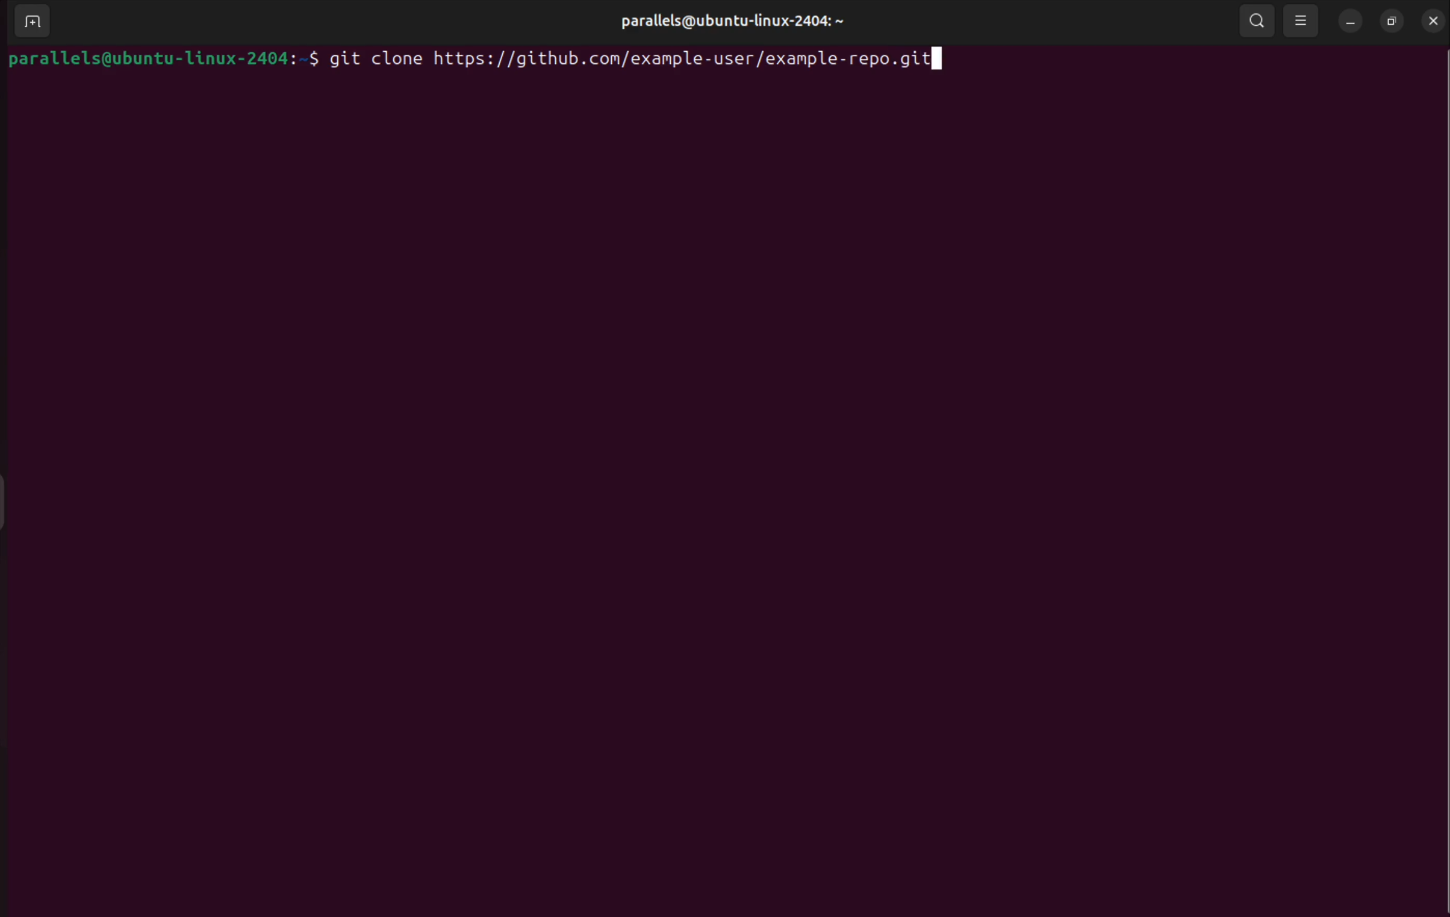 This screenshot has width=1450, height=917. Describe the element at coordinates (1434, 20) in the screenshot. I see `close` at that location.